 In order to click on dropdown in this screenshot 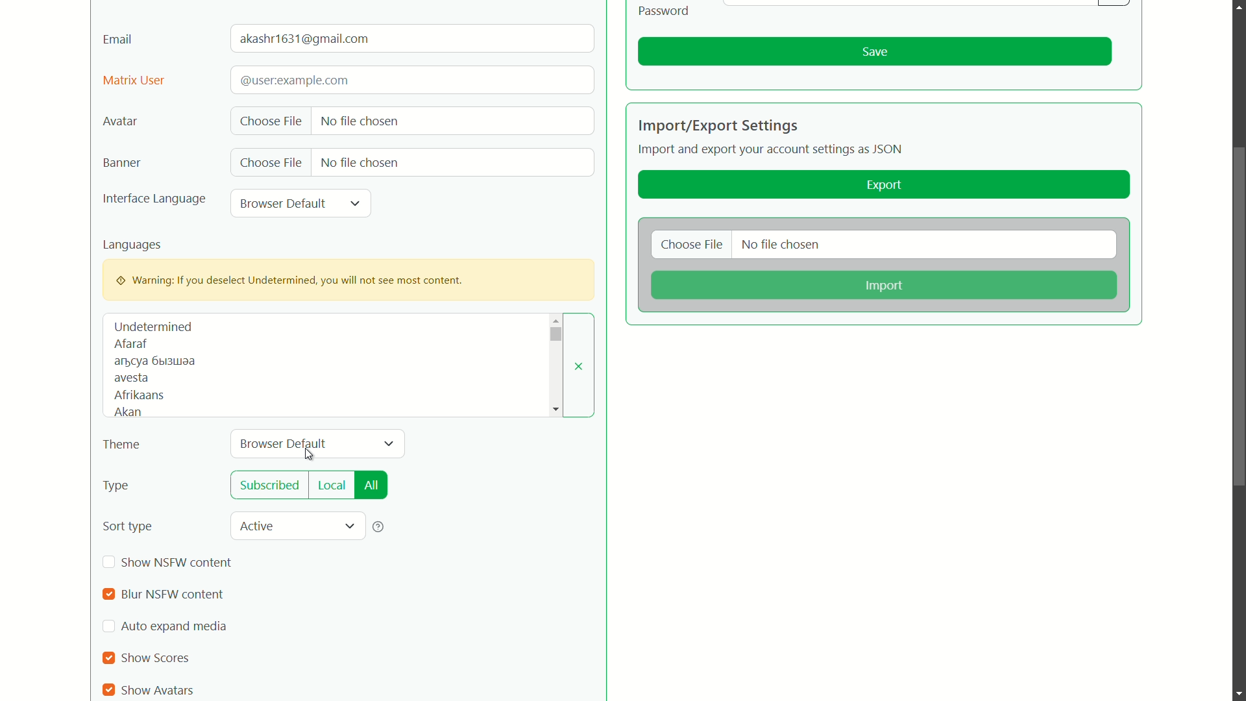, I will do `click(555, 334)`.